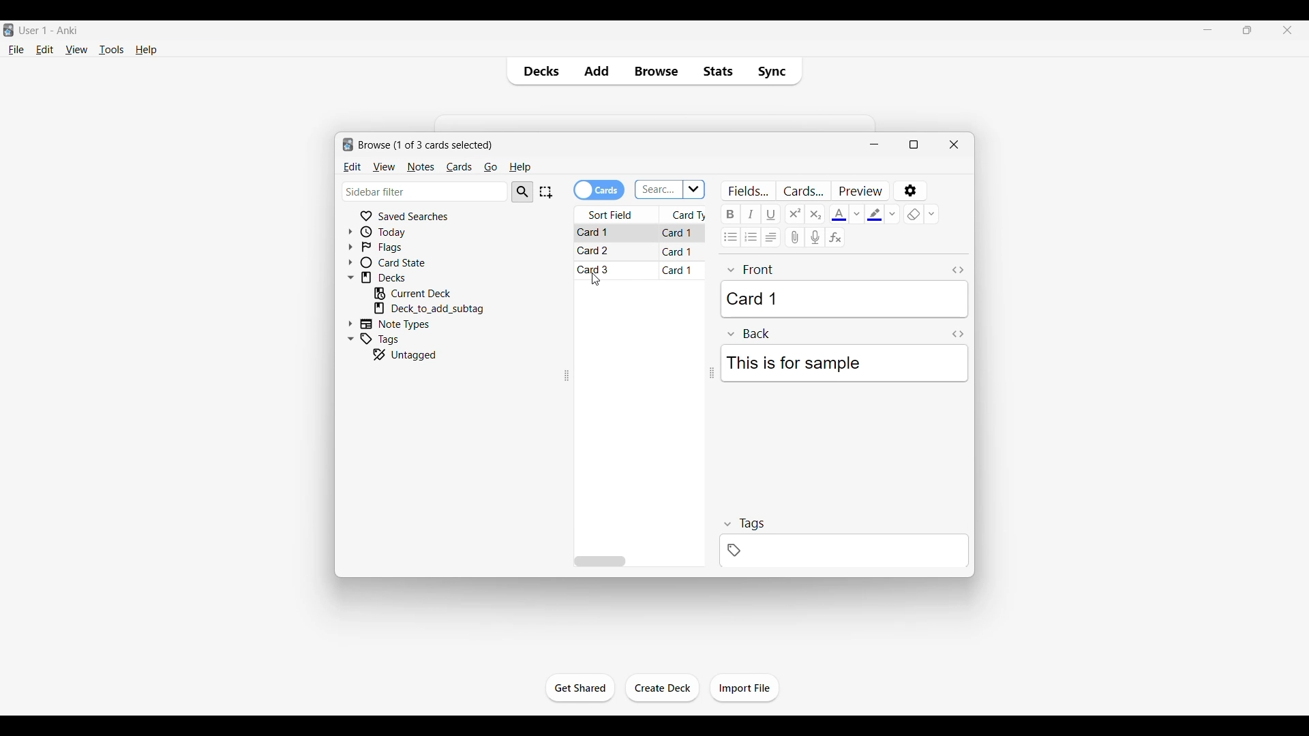 Image resolution: width=1309 pixels, height=736 pixels. What do you see at coordinates (616, 215) in the screenshot?
I see `Sort field column` at bounding box center [616, 215].